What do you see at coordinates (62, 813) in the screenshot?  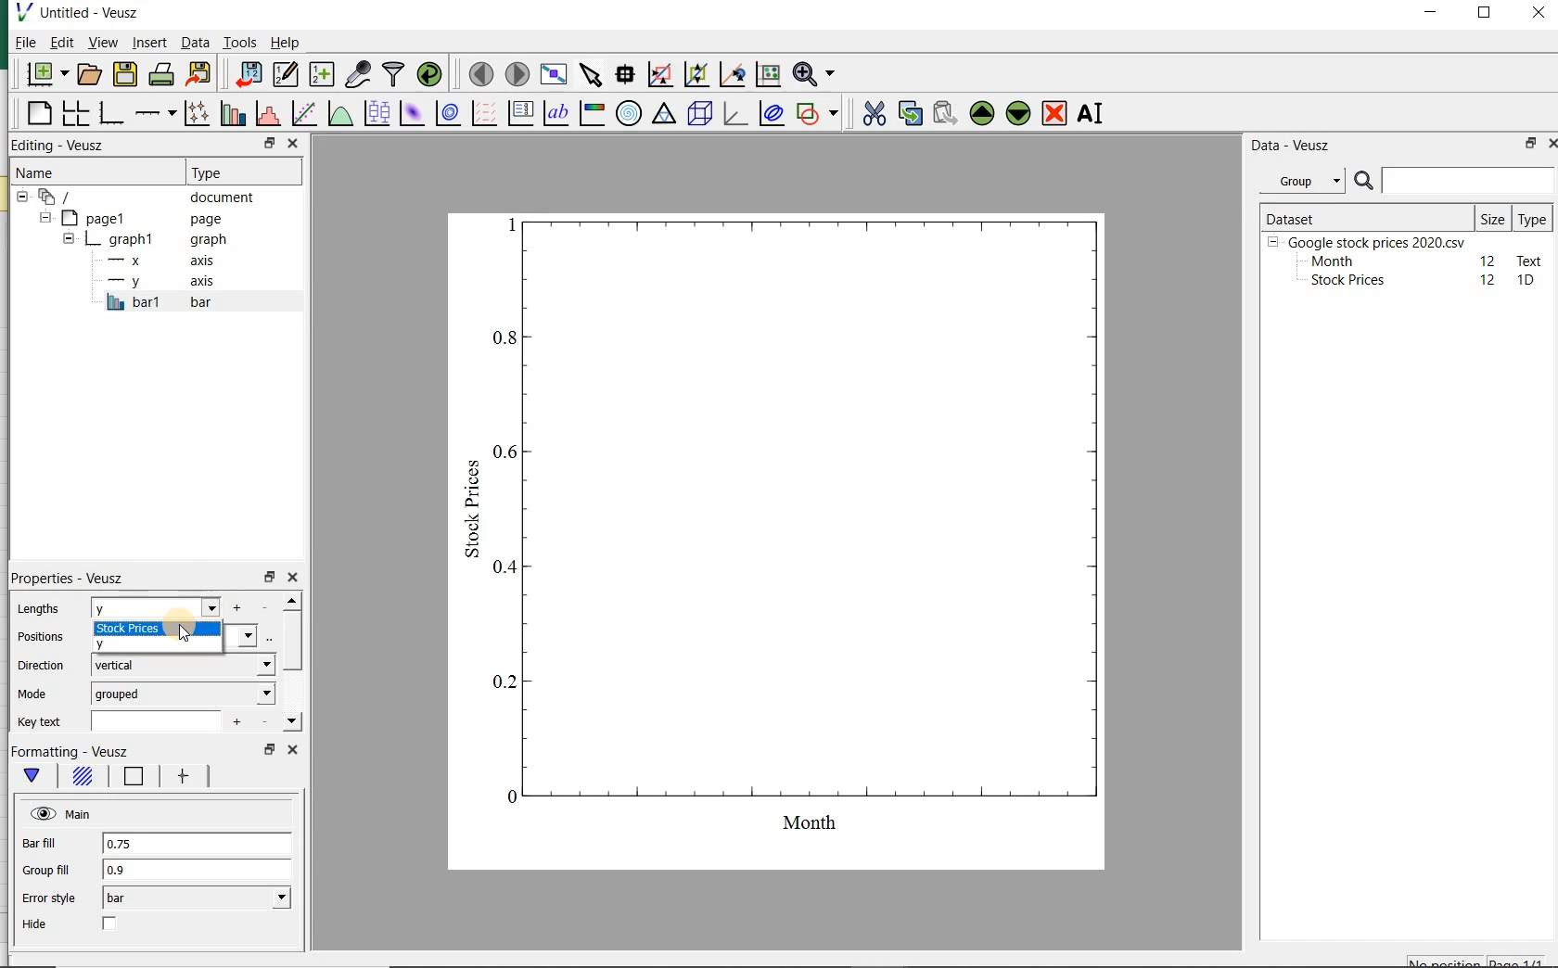 I see `Main` at bounding box center [62, 813].